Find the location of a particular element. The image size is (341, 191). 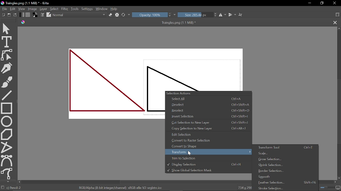

Background color is located at coordinates (36, 15).